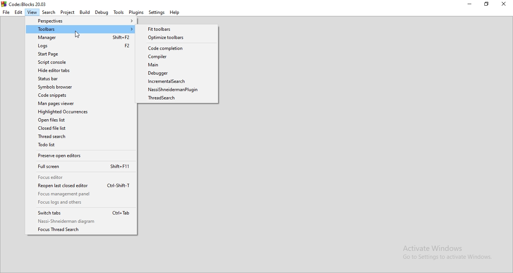  I want to click on Fittoolbars, so click(176, 28).